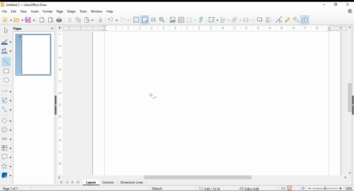 The height and width of the screenshot is (191, 354). What do you see at coordinates (236, 19) in the screenshot?
I see `arrange` at bounding box center [236, 19].